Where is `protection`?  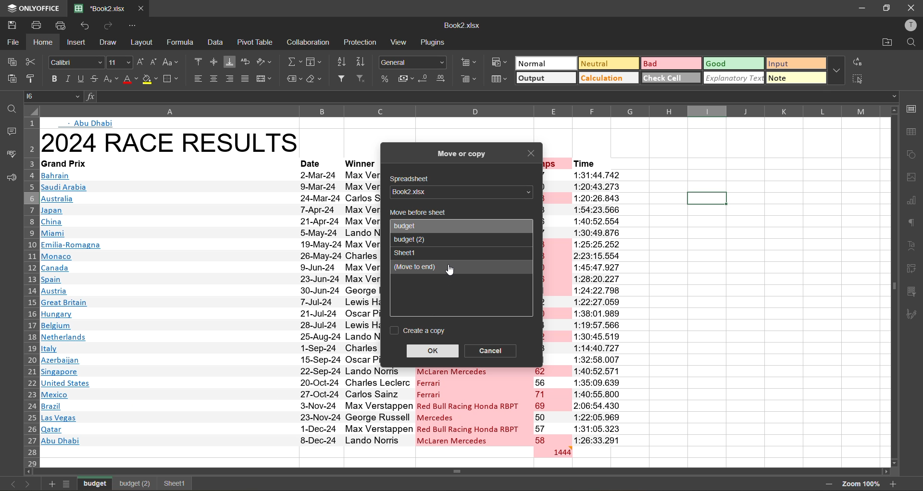 protection is located at coordinates (360, 43).